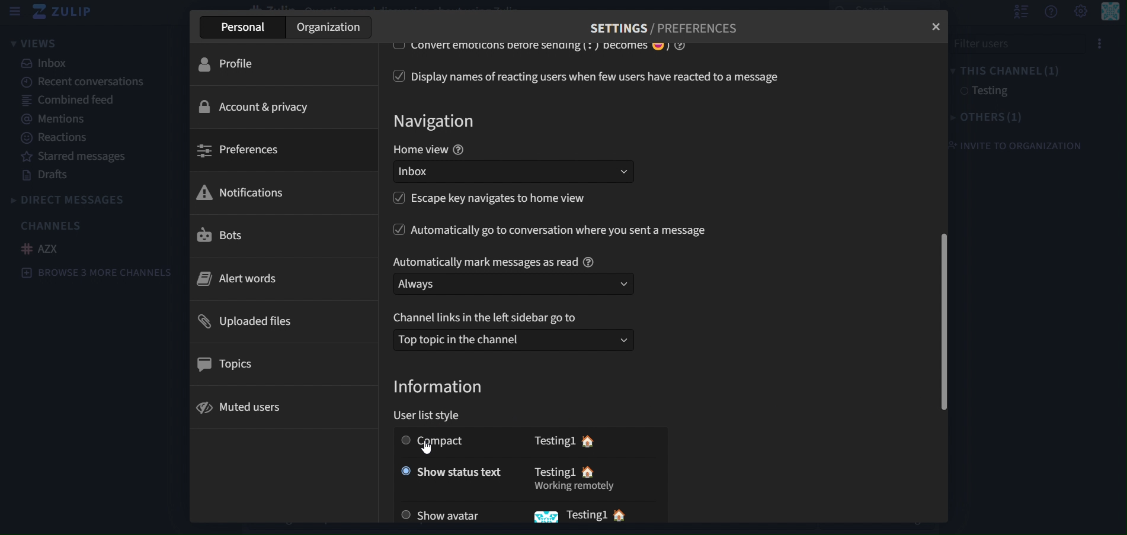  What do you see at coordinates (398, 201) in the screenshot?
I see `check box` at bounding box center [398, 201].